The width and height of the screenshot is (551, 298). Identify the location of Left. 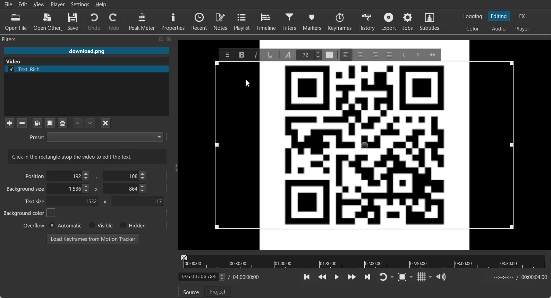
(346, 54).